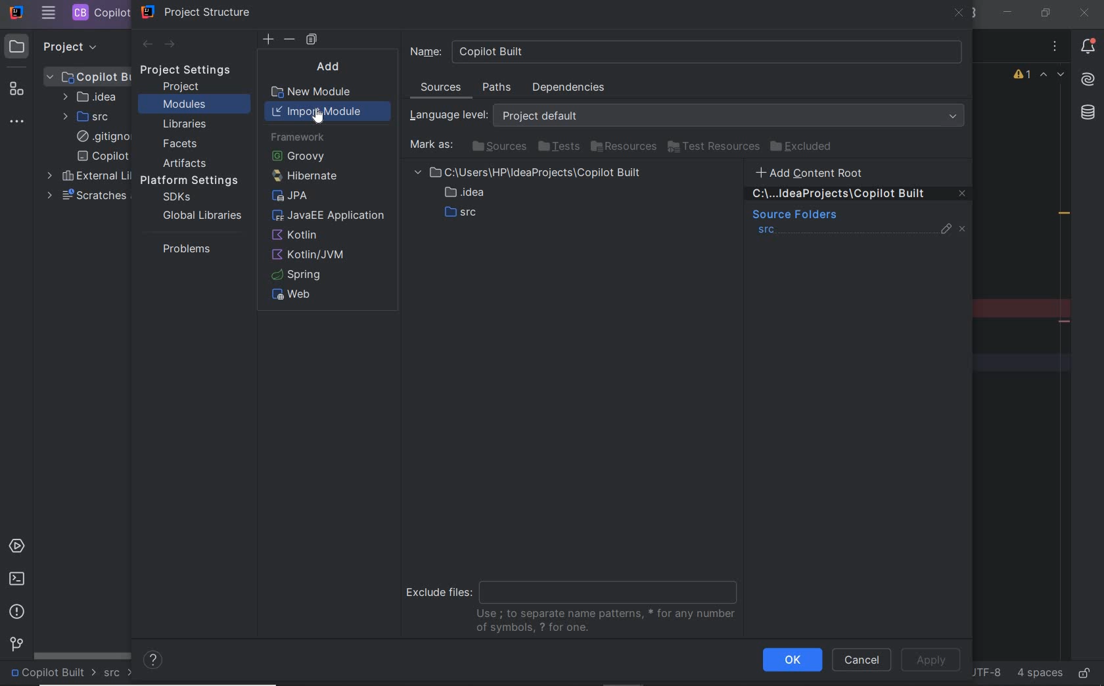 This screenshot has width=1104, height=686. What do you see at coordinates (1053, 76) in the screenshot?
I see `highlighted errors` at bounding box center [1053, 76].